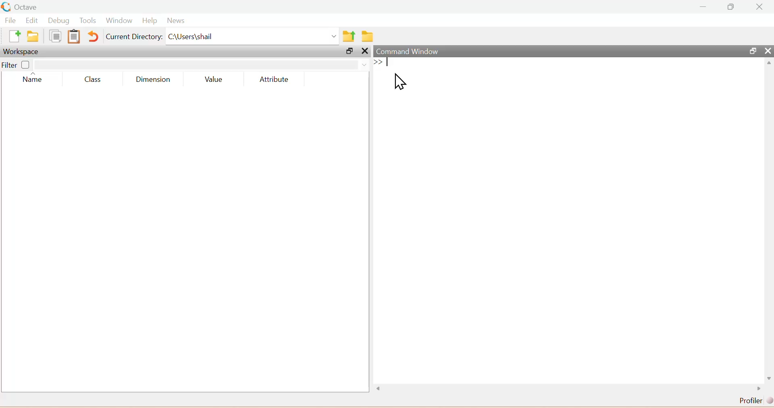 Image resolution: width=774 pixels, height=408 pixels. Describe the element at coordinates (58, 21) in the screenshot. I see `Debug` at that location.